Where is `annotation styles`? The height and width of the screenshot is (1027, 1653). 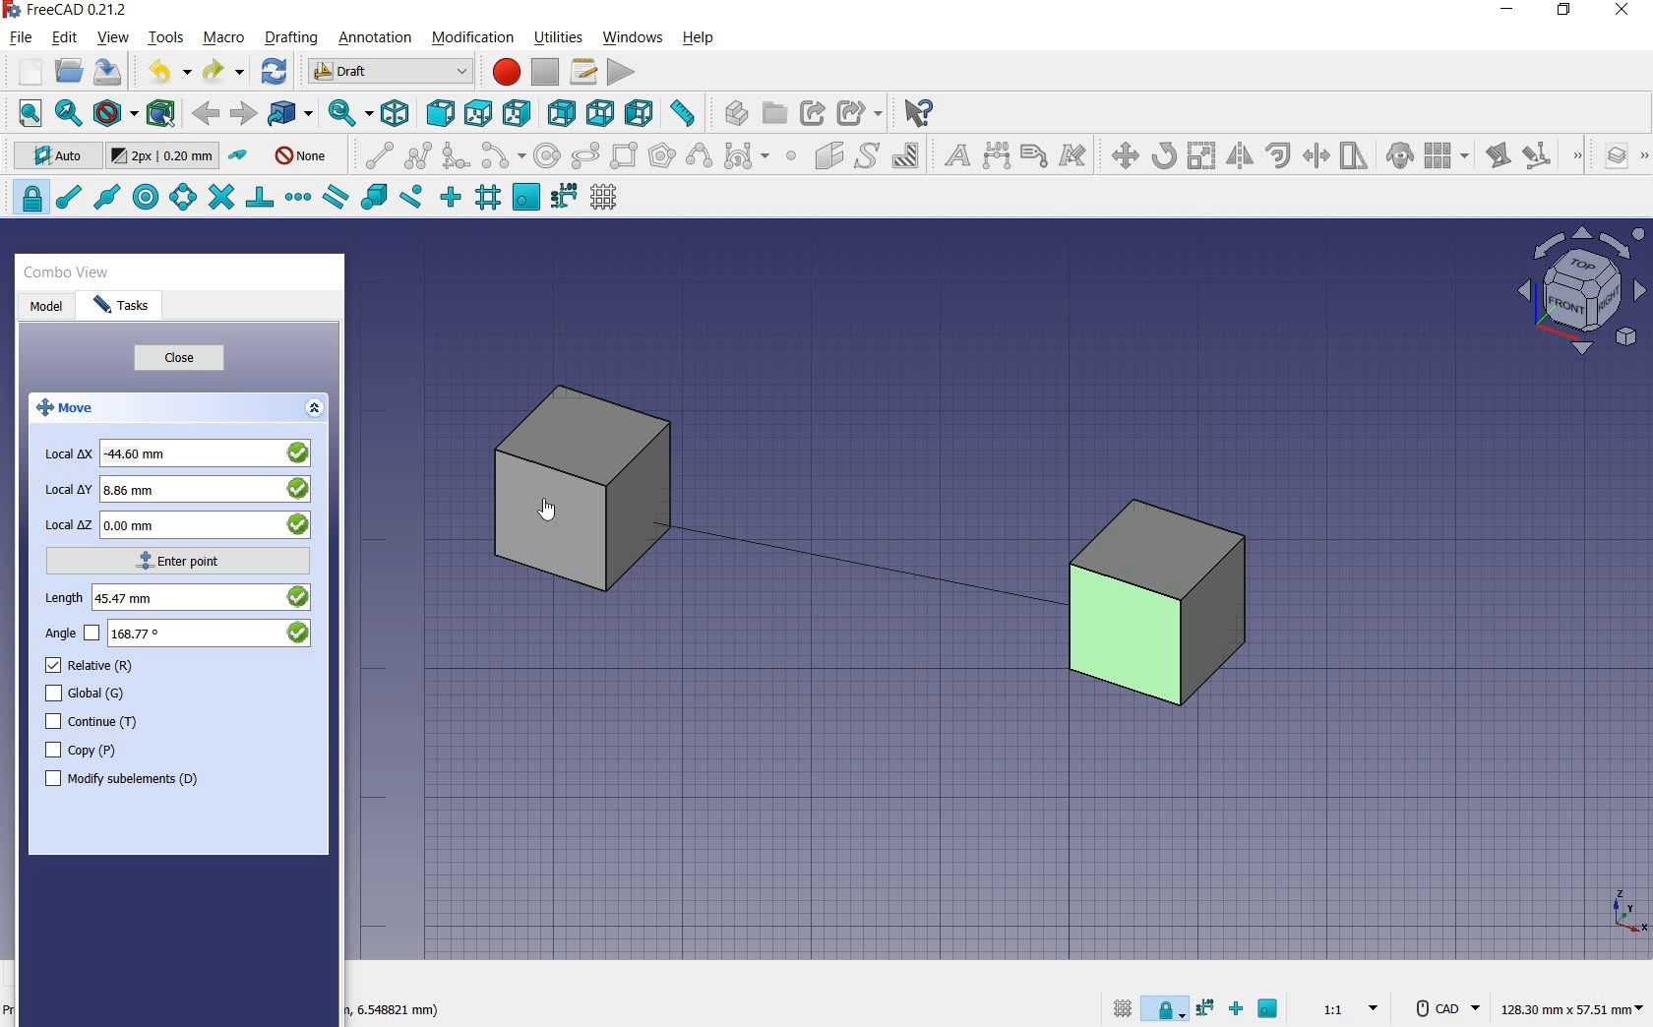 annotation styles is located at coordinates (1074, 157).